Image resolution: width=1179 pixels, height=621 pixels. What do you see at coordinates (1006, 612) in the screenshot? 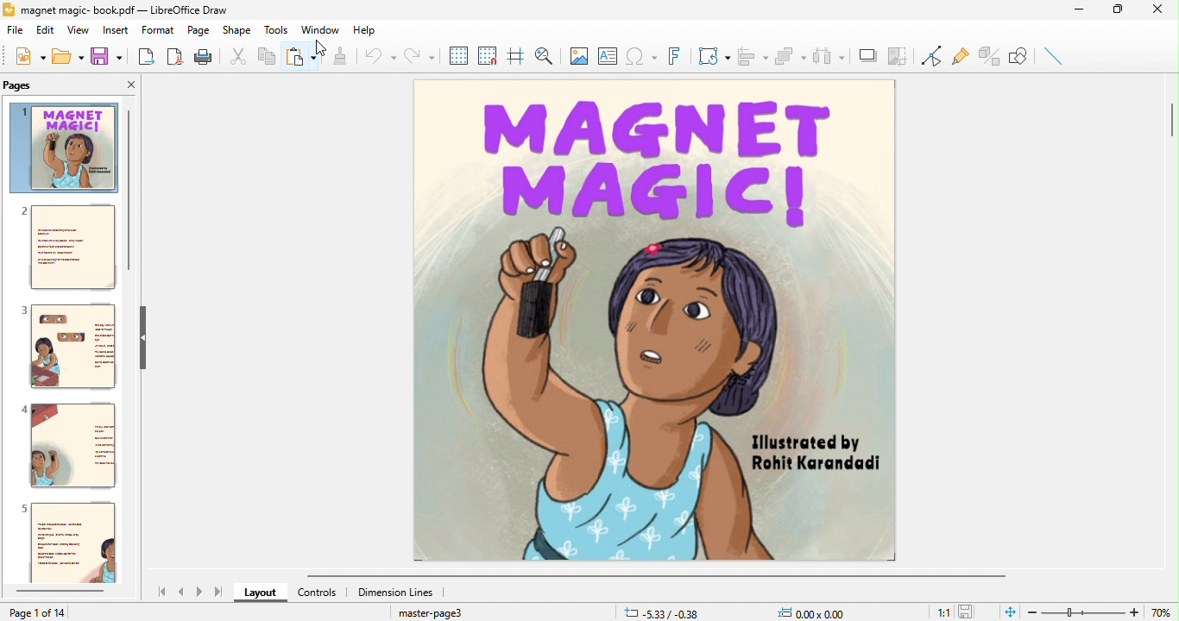
I see `fit to the current window` at bounding box center [1006, 612].